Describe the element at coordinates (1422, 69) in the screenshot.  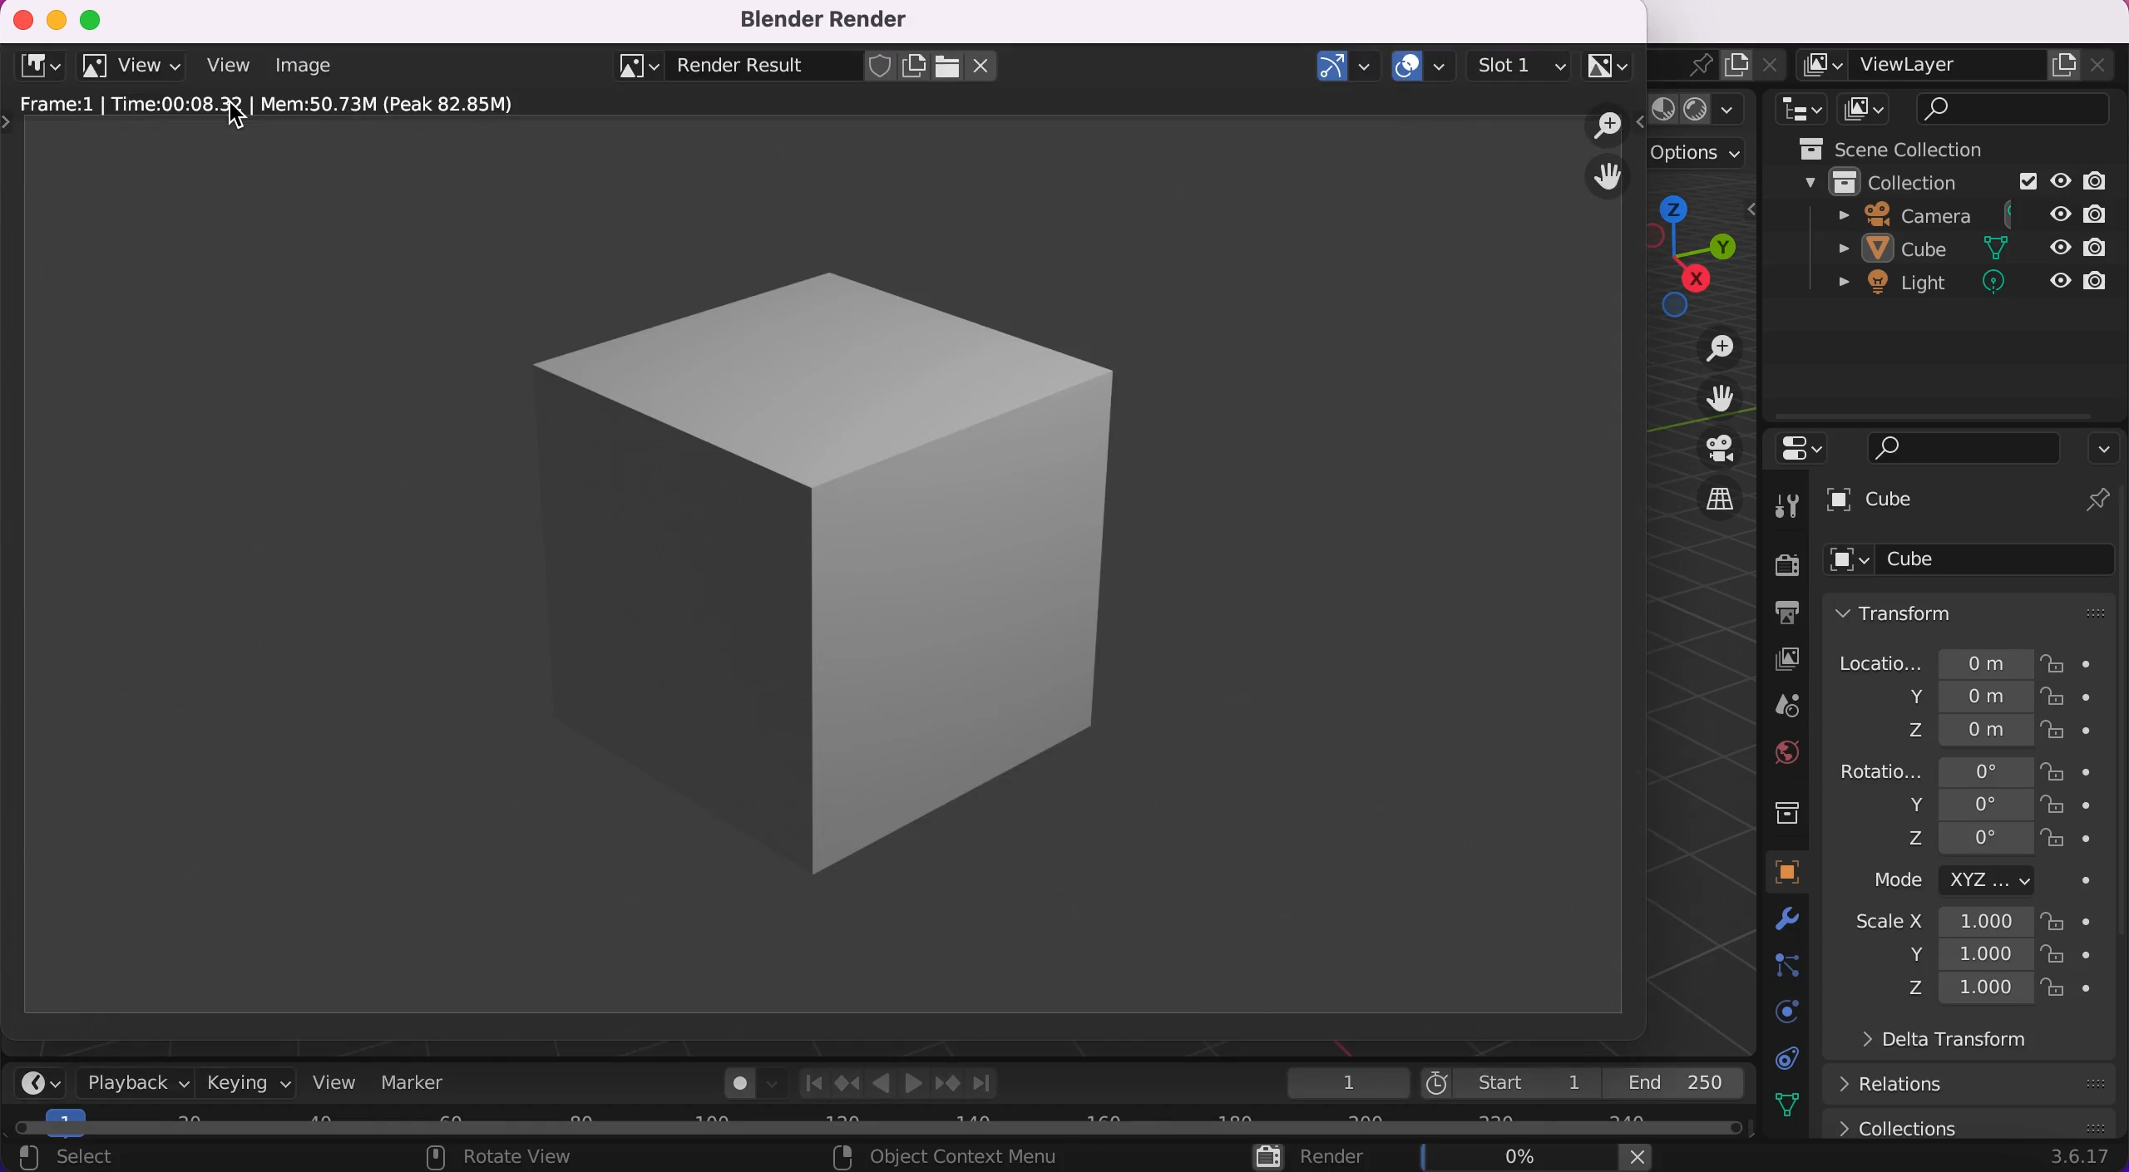
I see `show overlays` at that location.